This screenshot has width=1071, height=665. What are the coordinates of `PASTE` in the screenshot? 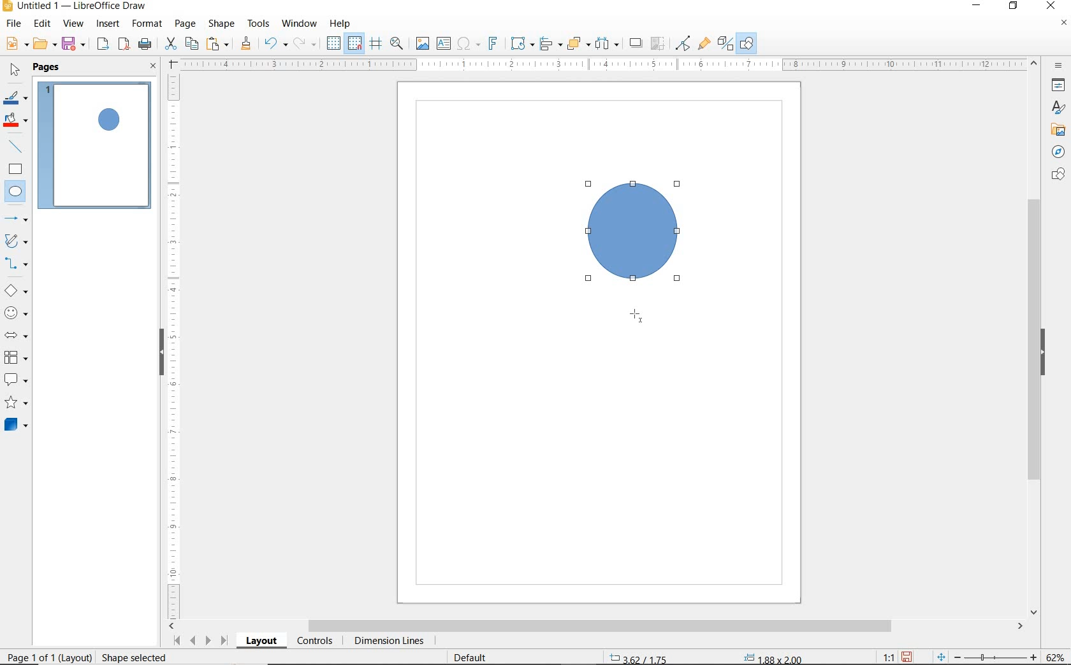 It's located at (219, 44).